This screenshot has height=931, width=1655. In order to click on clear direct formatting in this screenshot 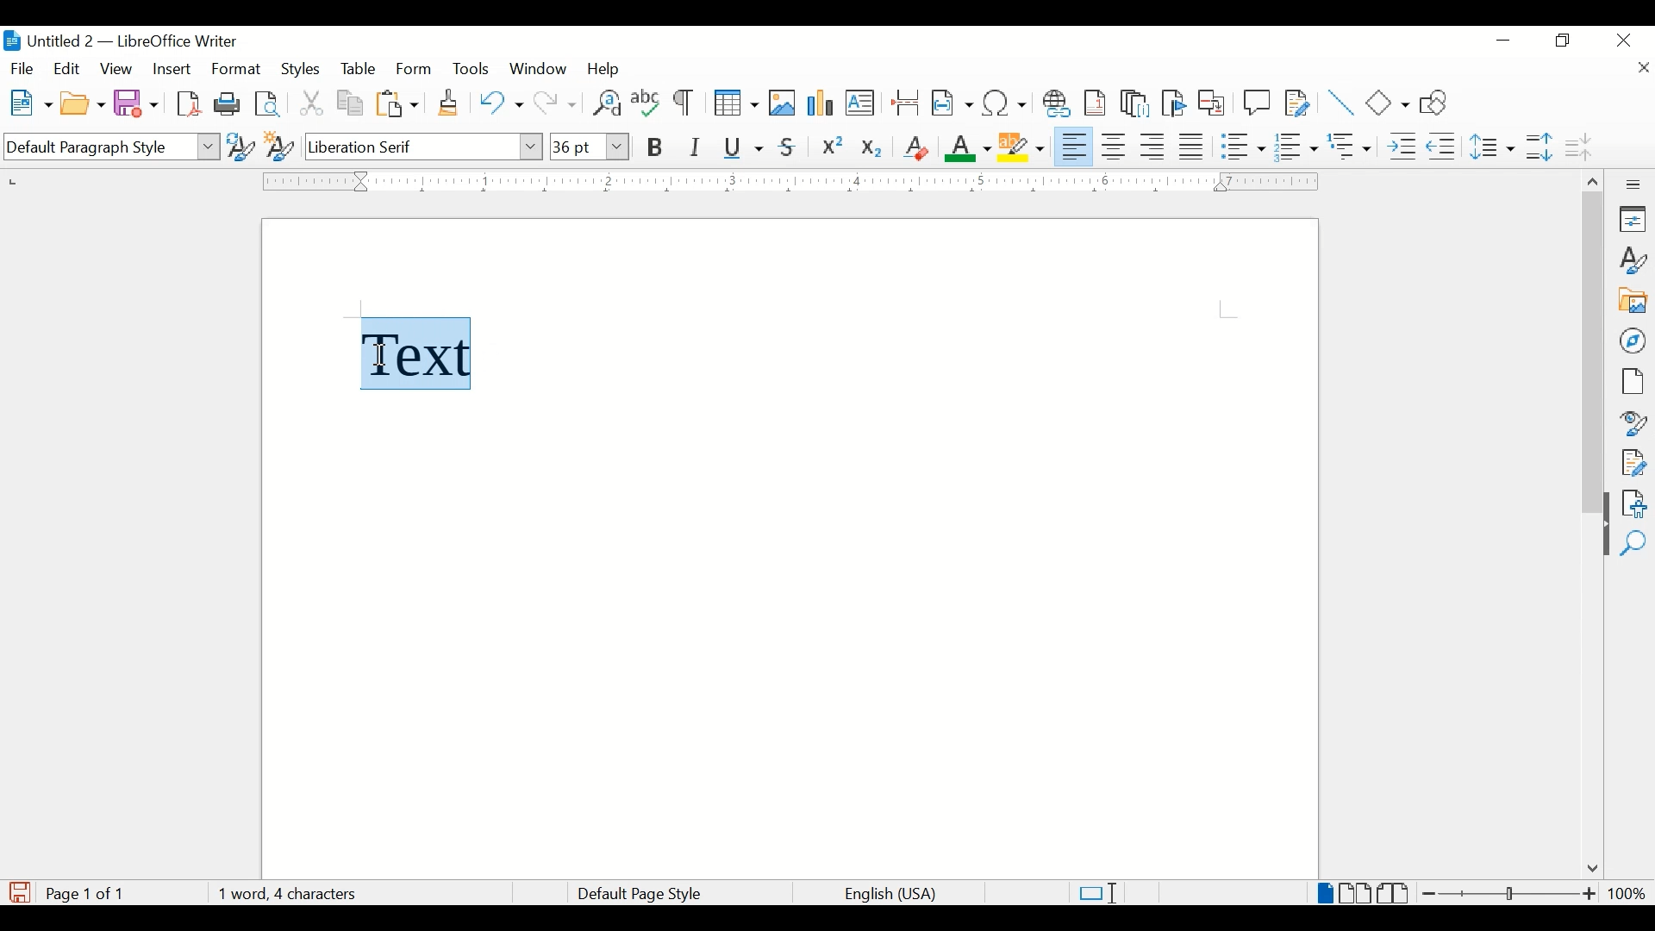, I will do `click(915, 147)`.